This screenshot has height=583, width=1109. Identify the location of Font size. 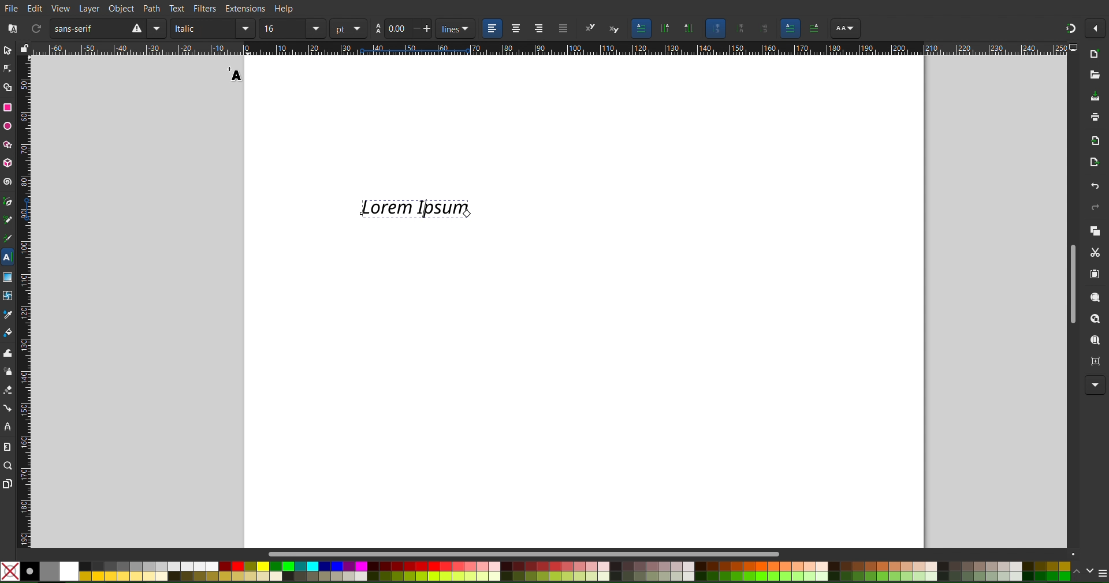
(292, 29).